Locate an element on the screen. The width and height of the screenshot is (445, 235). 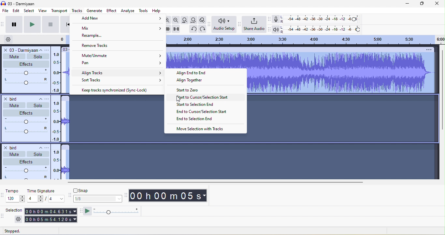
audacity snapping toolbar is located at coordinates (68, 196).